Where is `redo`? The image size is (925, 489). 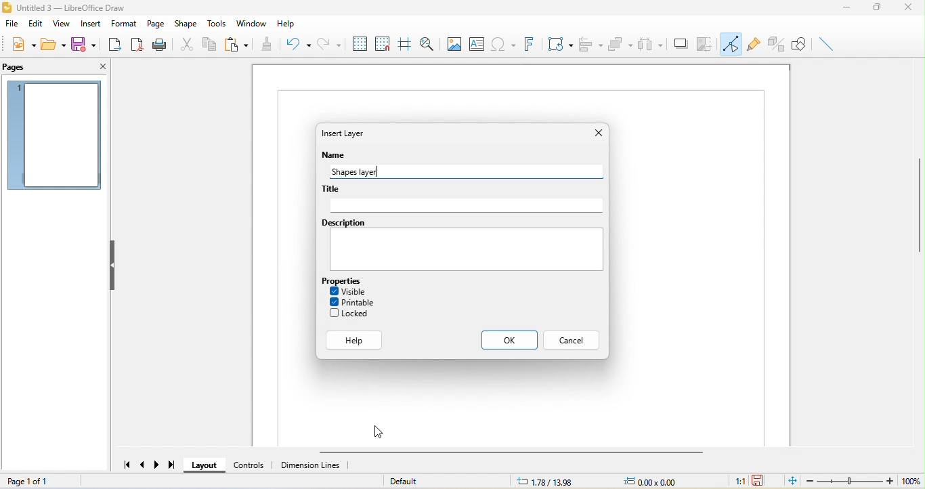
redo is located at coordinates (328, 43).